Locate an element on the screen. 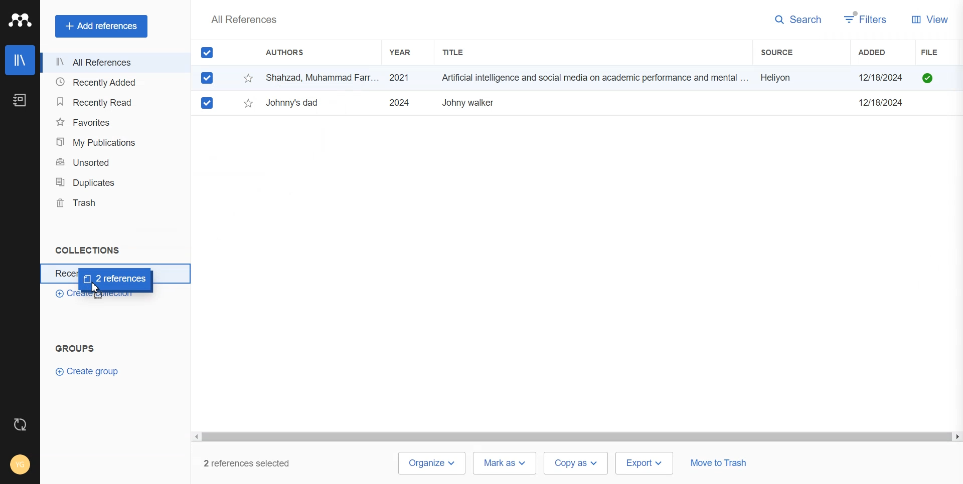 The height and width of the screenshot is (484, 963). Mark checked is located at coordinates (208, 103).